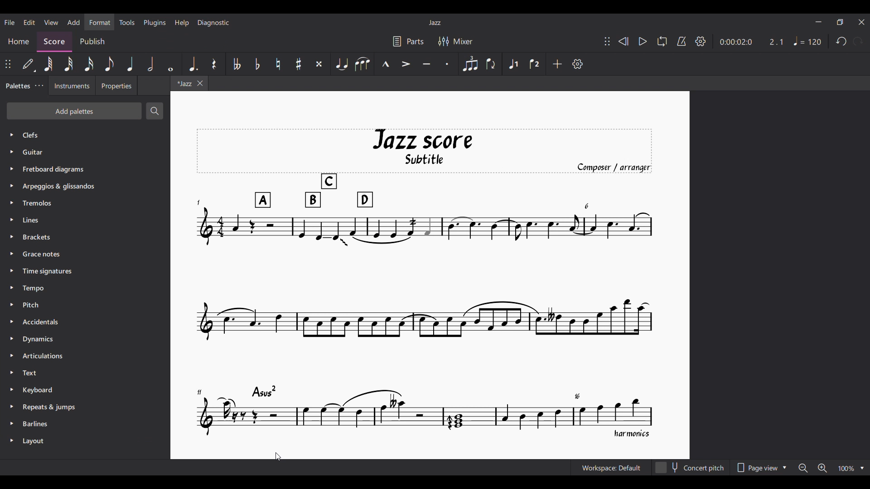  What do you see at coordinates (386, 64) in the screenshot?
I see `Marcato` at bounding box center [386, 64].